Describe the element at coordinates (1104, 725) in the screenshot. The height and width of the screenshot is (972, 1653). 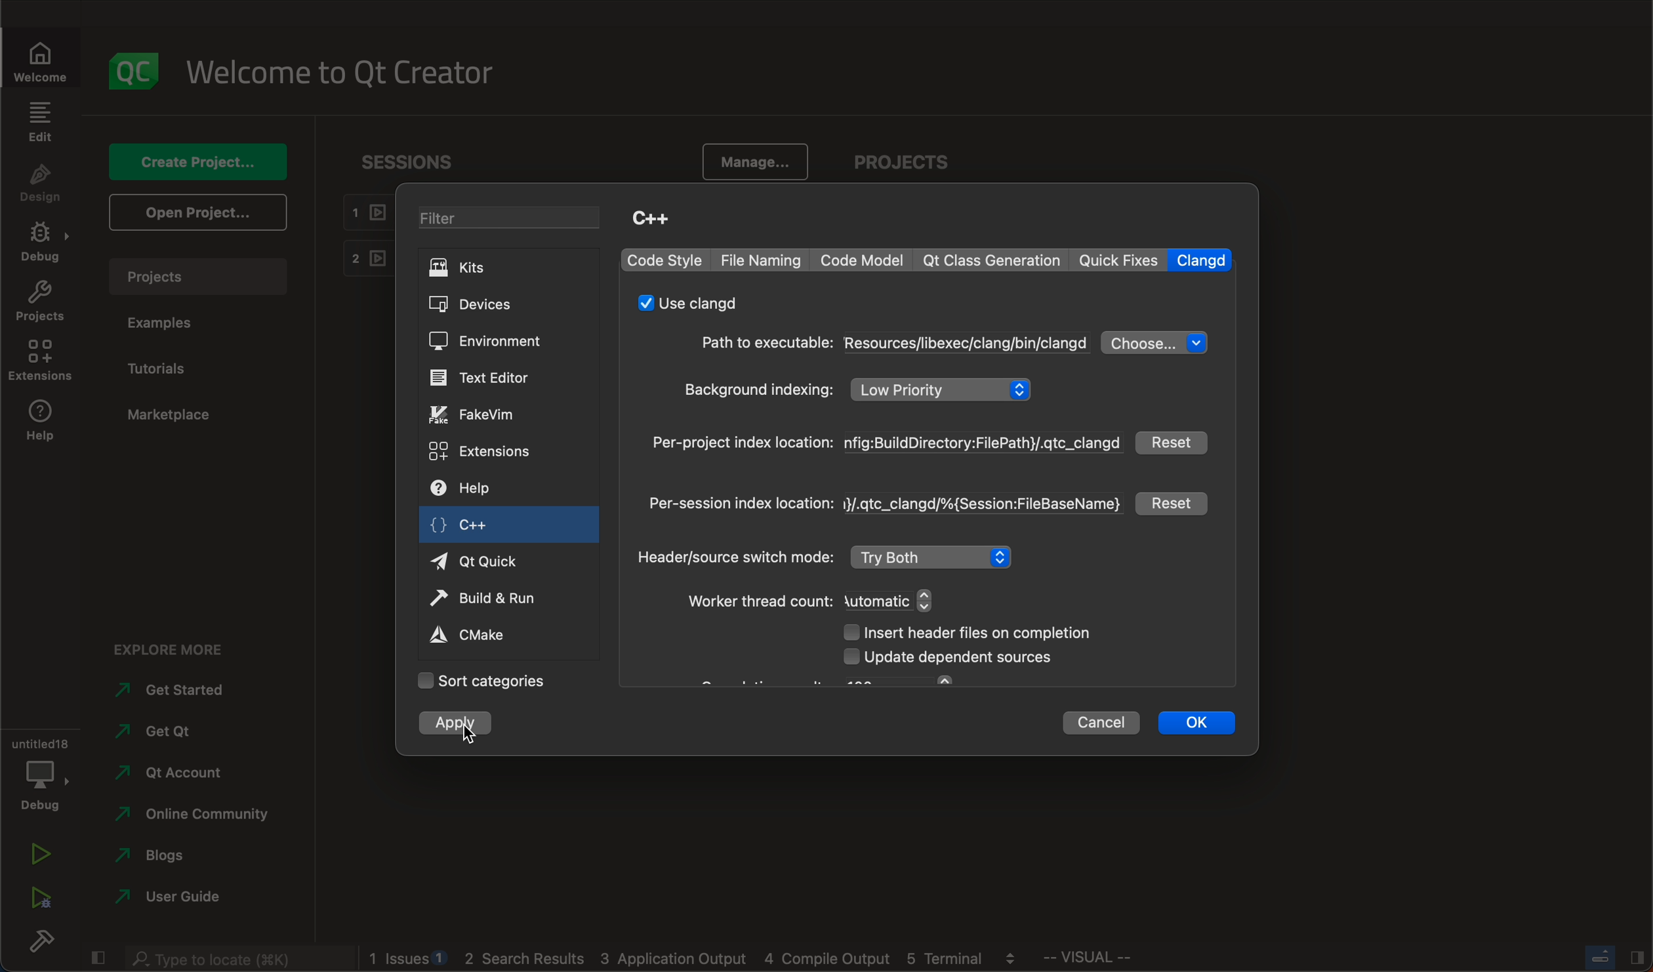
I see `cancel` at that location.